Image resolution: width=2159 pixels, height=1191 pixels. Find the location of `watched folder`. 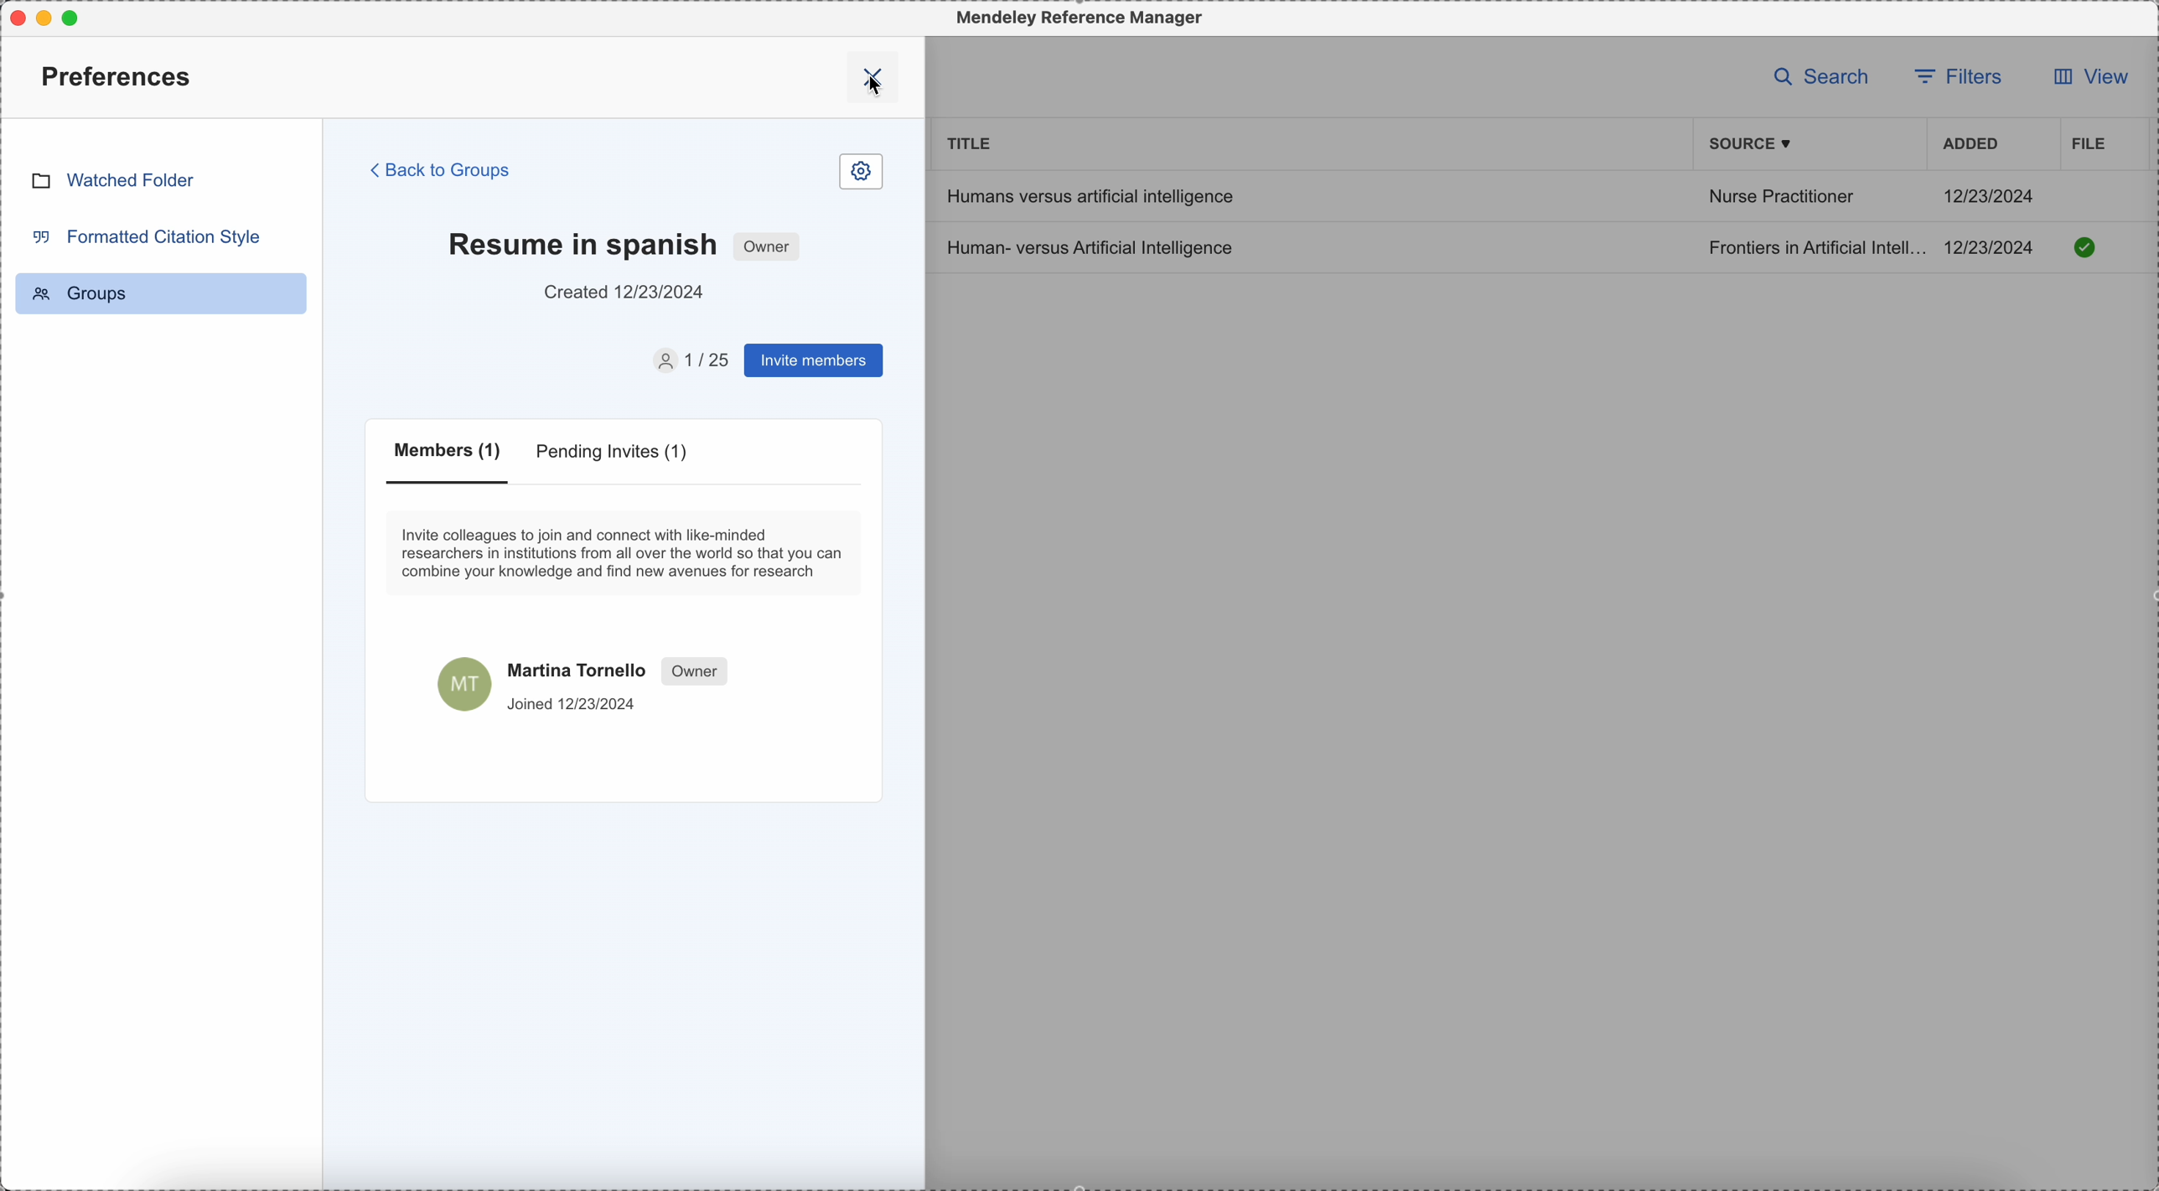

watched folder is located at coordinates (112, 179).